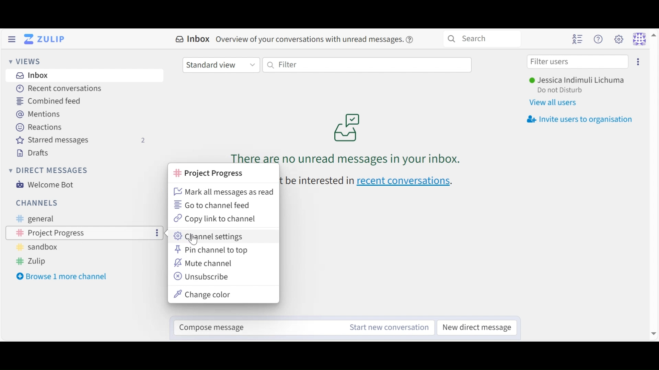 This screenshot has height=370, width=659. I want to click on Username, so click(578, 81).